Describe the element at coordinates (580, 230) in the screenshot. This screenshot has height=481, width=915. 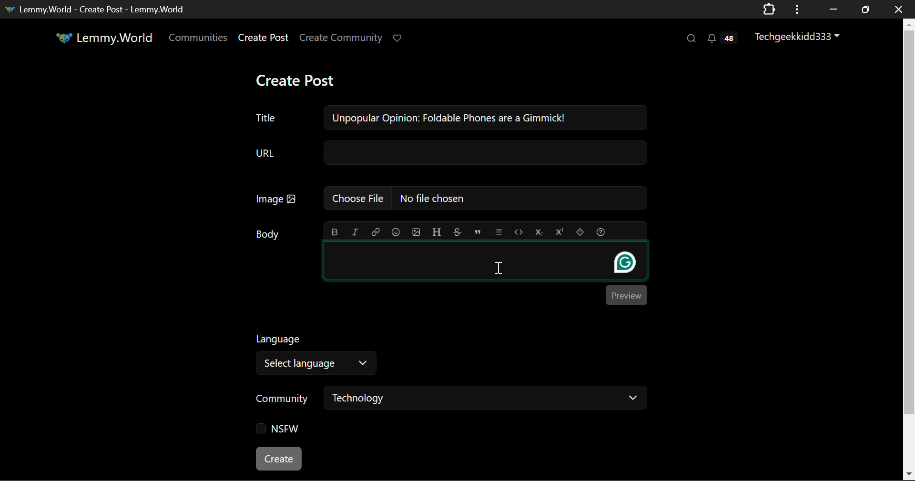
I see `spoiler` at that location.